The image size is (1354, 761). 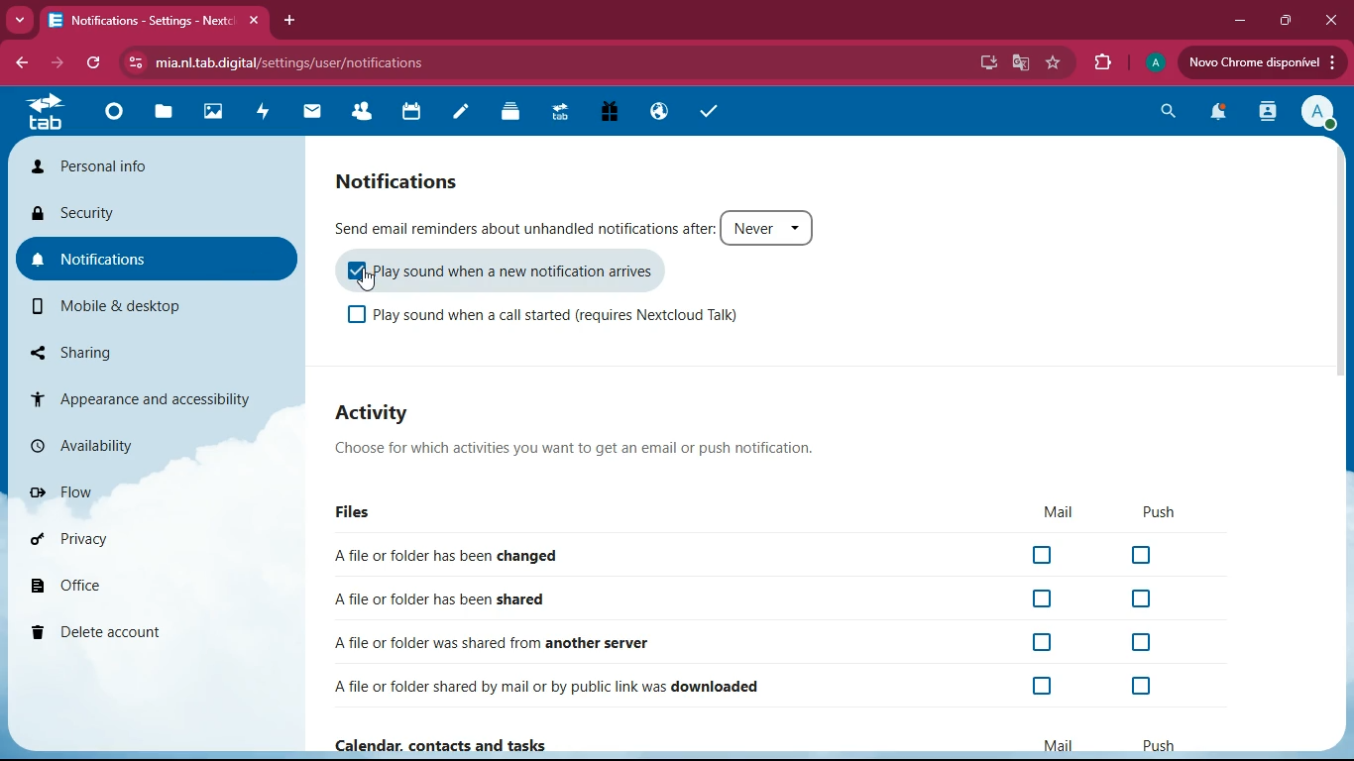 I want to click on url, so click(x=303, y=61).